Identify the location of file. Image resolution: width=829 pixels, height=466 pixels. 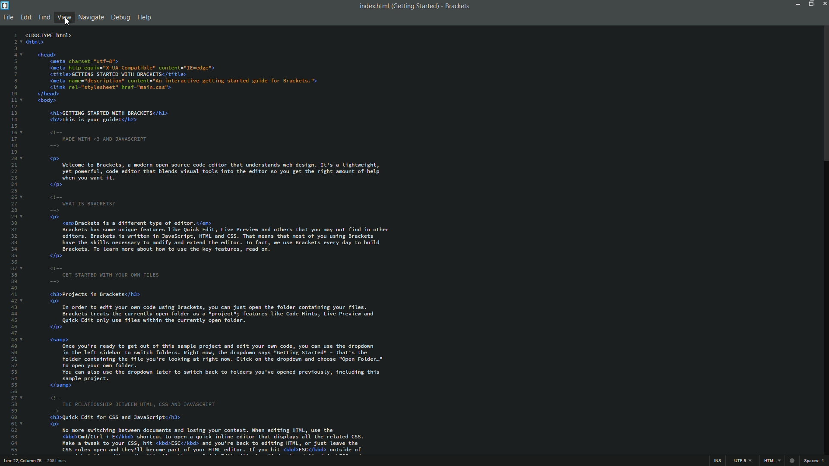
(9, 18).